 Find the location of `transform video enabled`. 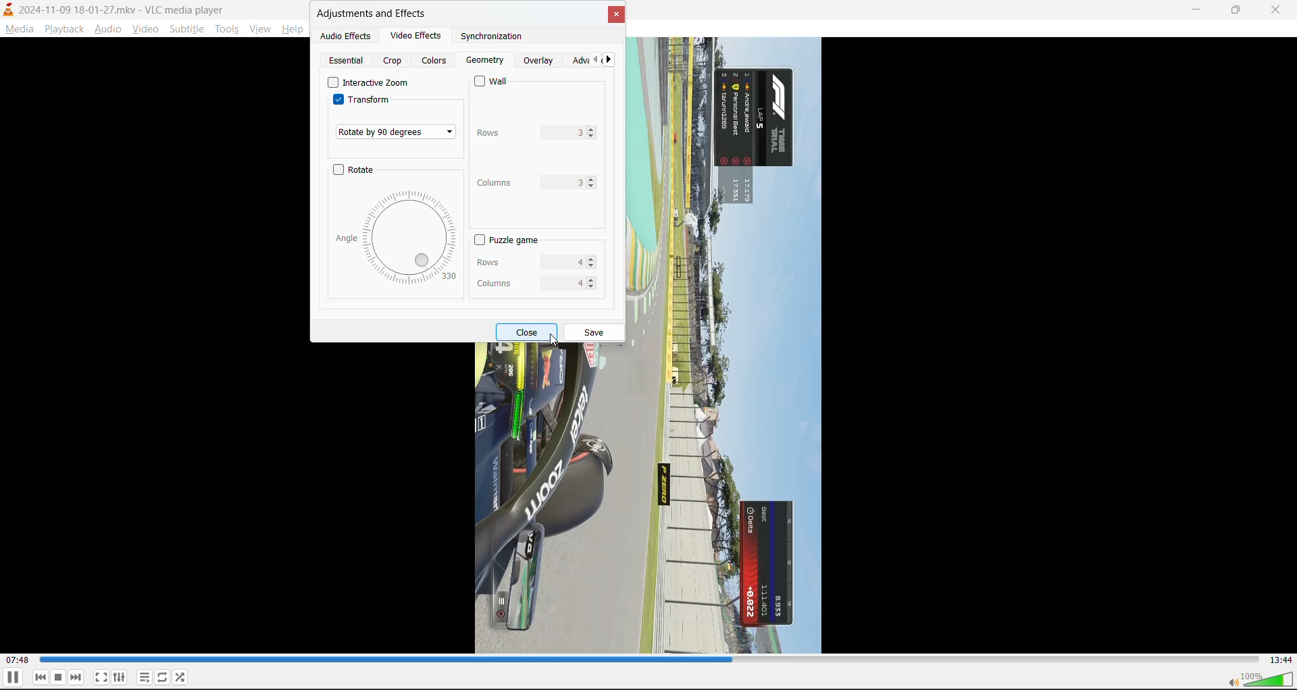

transform video enabled is located at coordinates (372, 101).